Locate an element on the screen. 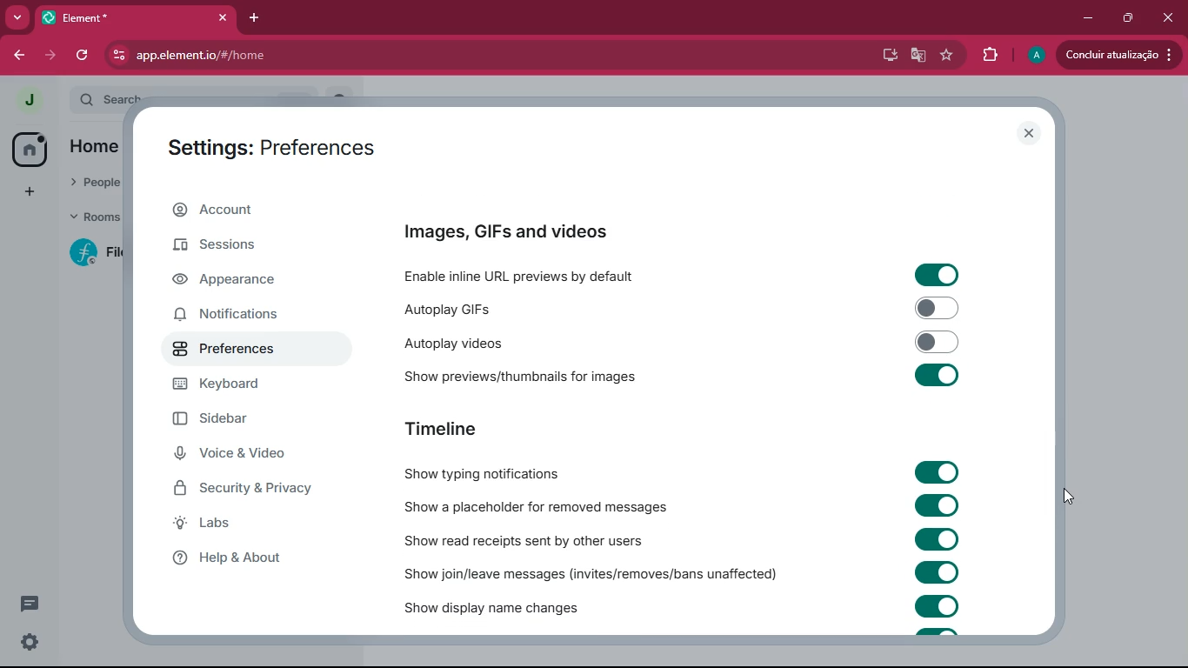 The width and height of the screenshot is (1188, 668). show display name changed is located at coordinates (500, 606).